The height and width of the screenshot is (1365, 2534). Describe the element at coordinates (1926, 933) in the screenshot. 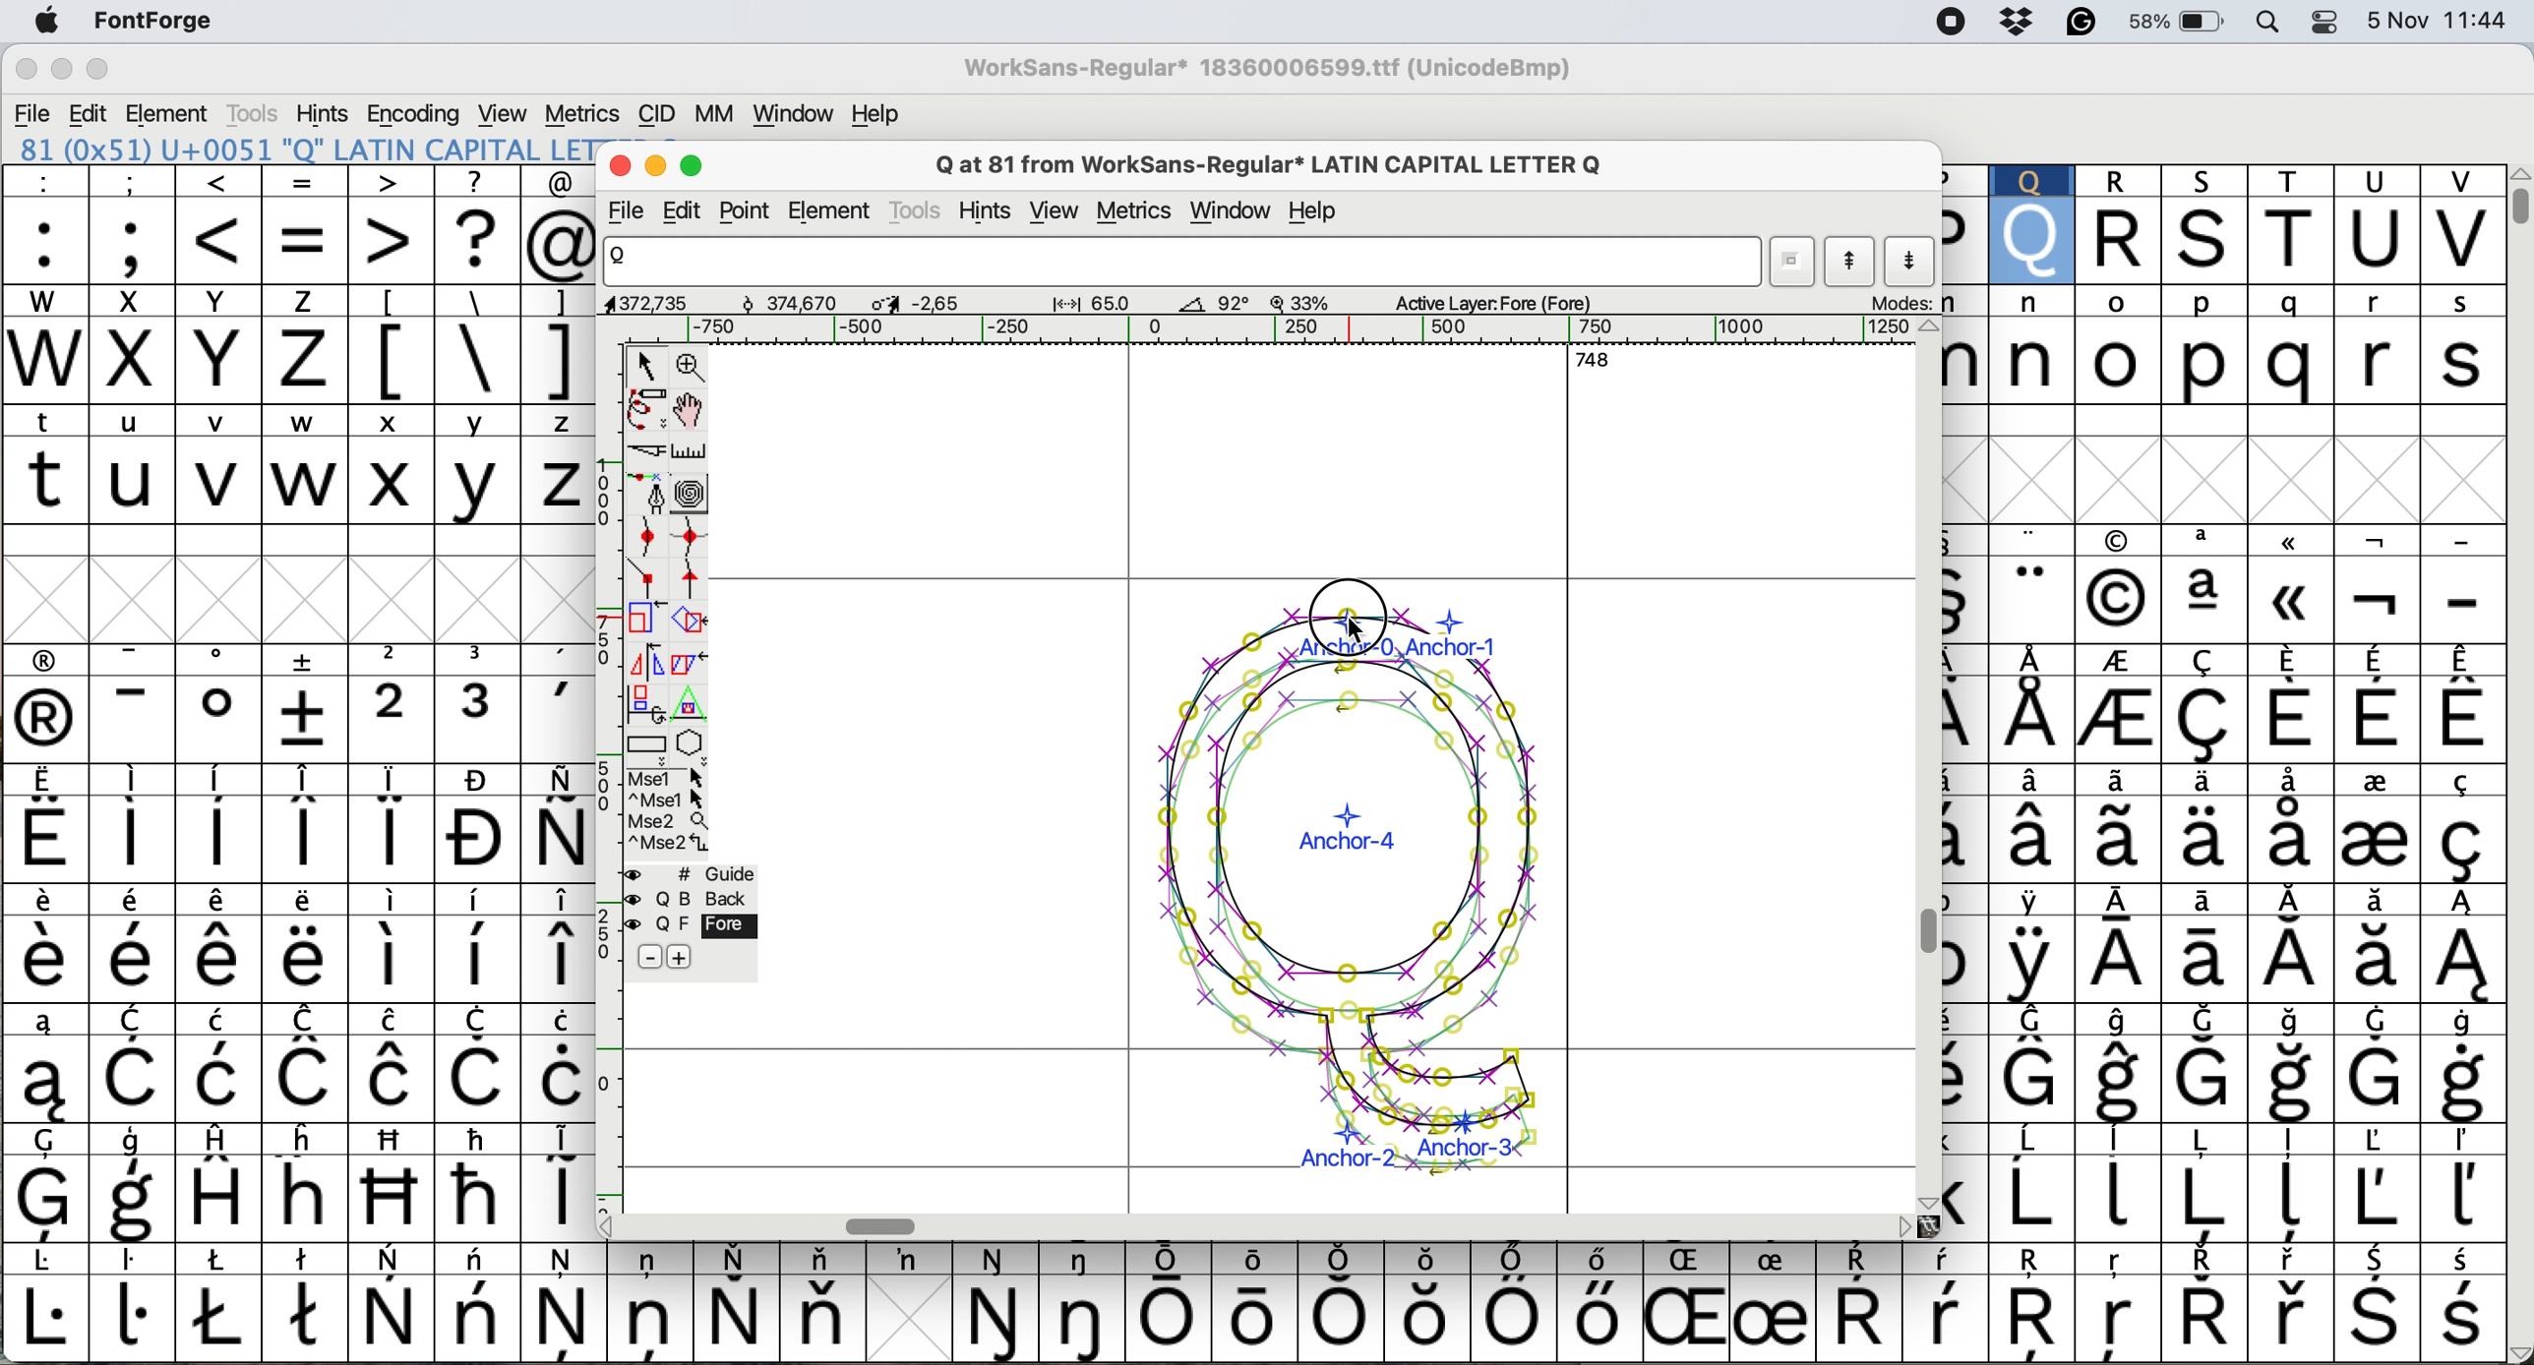

I see `vertical scroll bar` at that location.